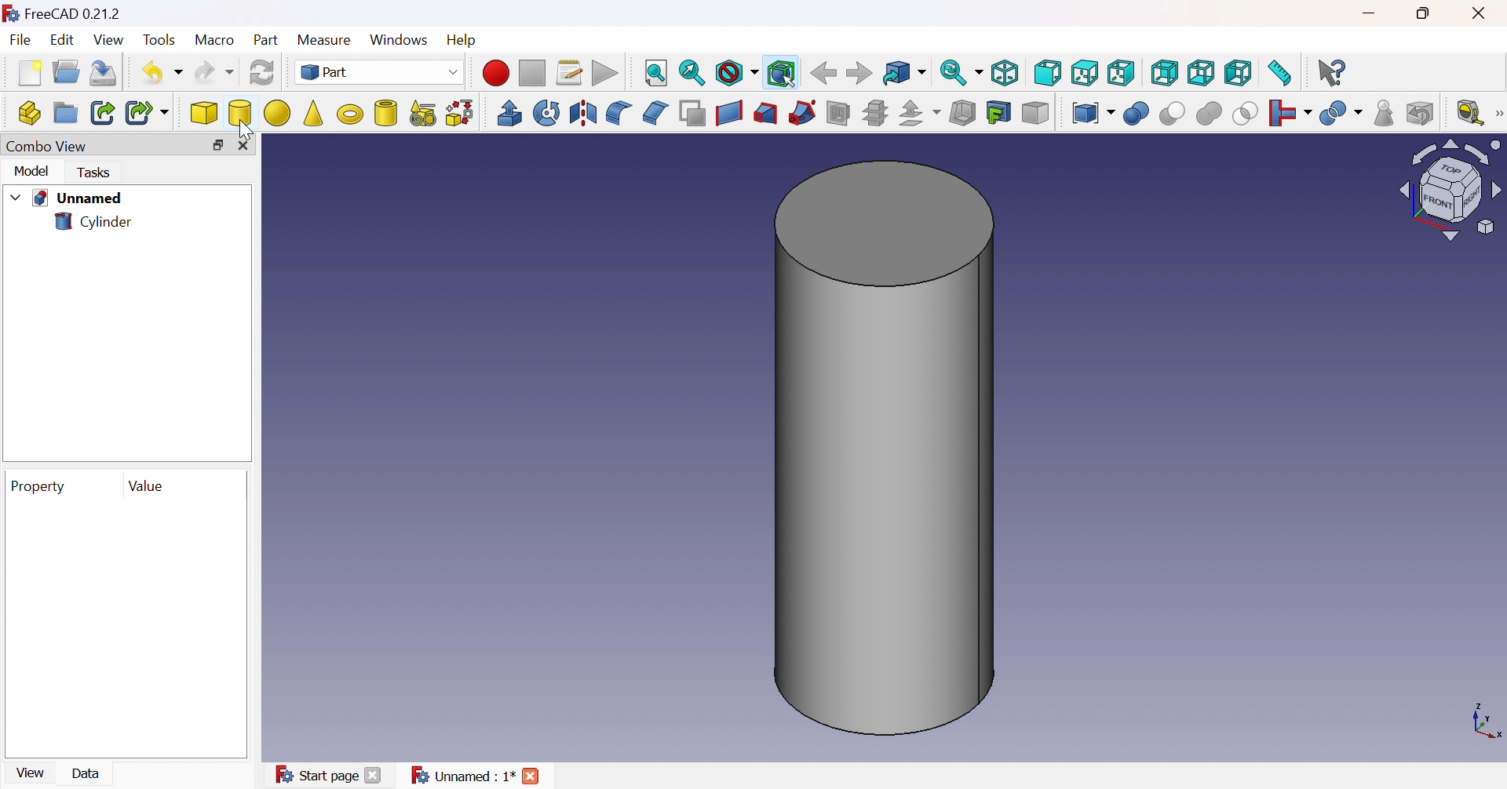  What do you see at coordinates (1007, 71) in the screenshot?
I see `Isometric` at bounding box center [1007, 71].